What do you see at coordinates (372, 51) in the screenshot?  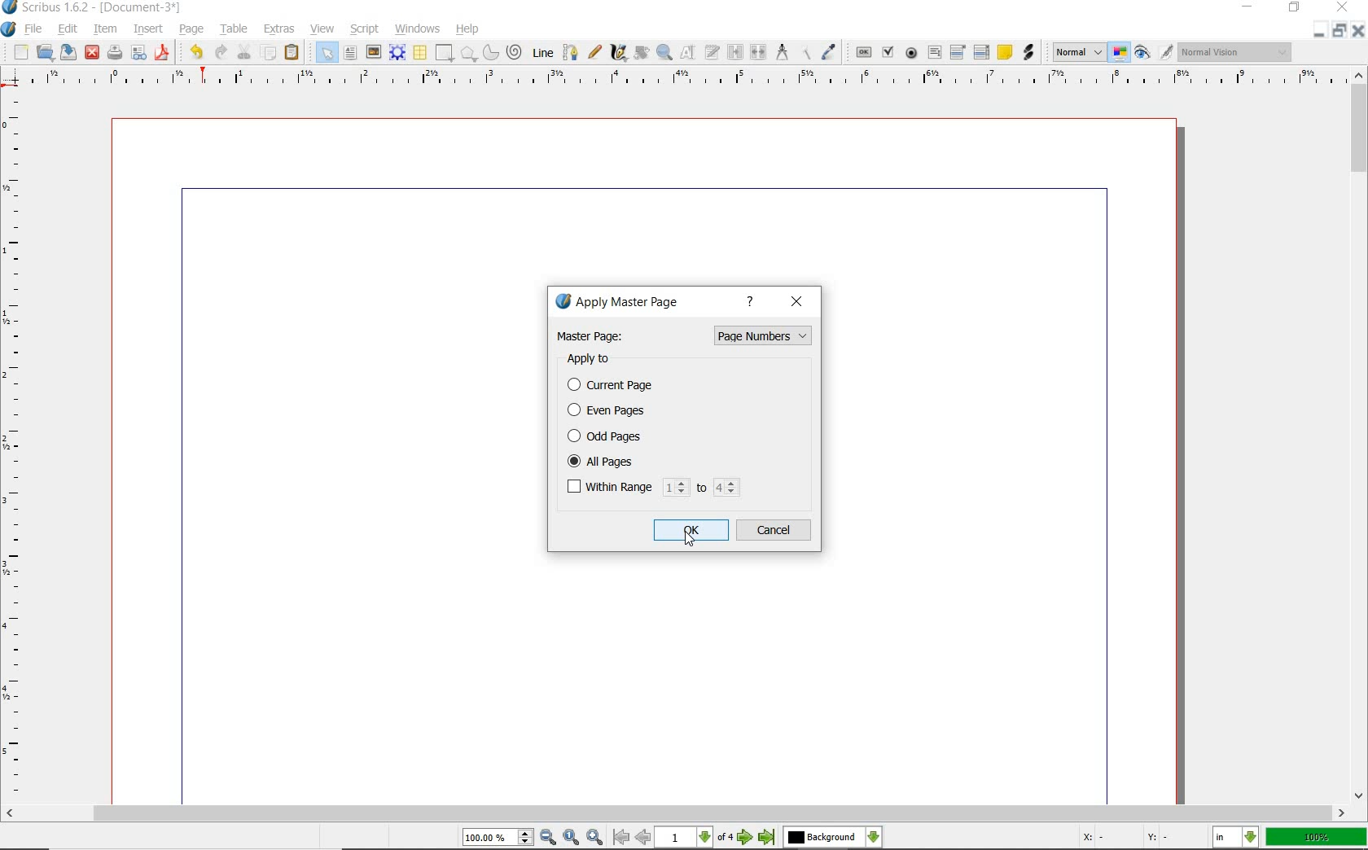 I see `image frame` at bounding box center [372, 51].